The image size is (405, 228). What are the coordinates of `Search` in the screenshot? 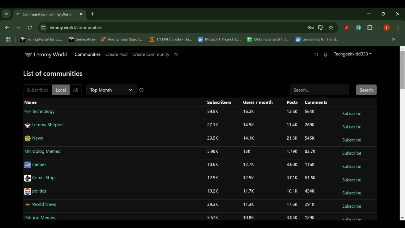 It's located at (321, 89).